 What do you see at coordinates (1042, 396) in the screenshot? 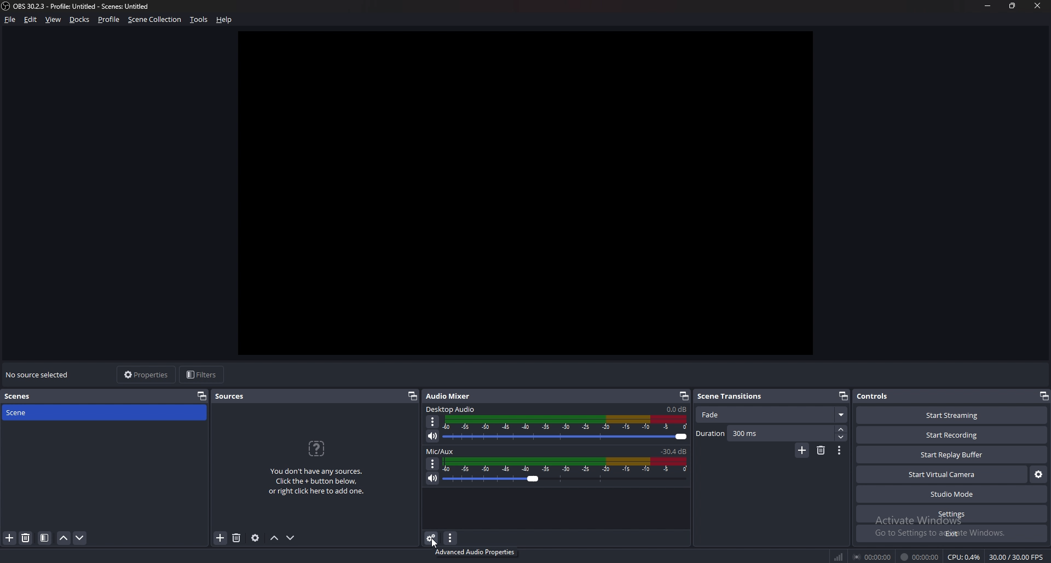
I see `pop out` at bounding box center [1042, 396].